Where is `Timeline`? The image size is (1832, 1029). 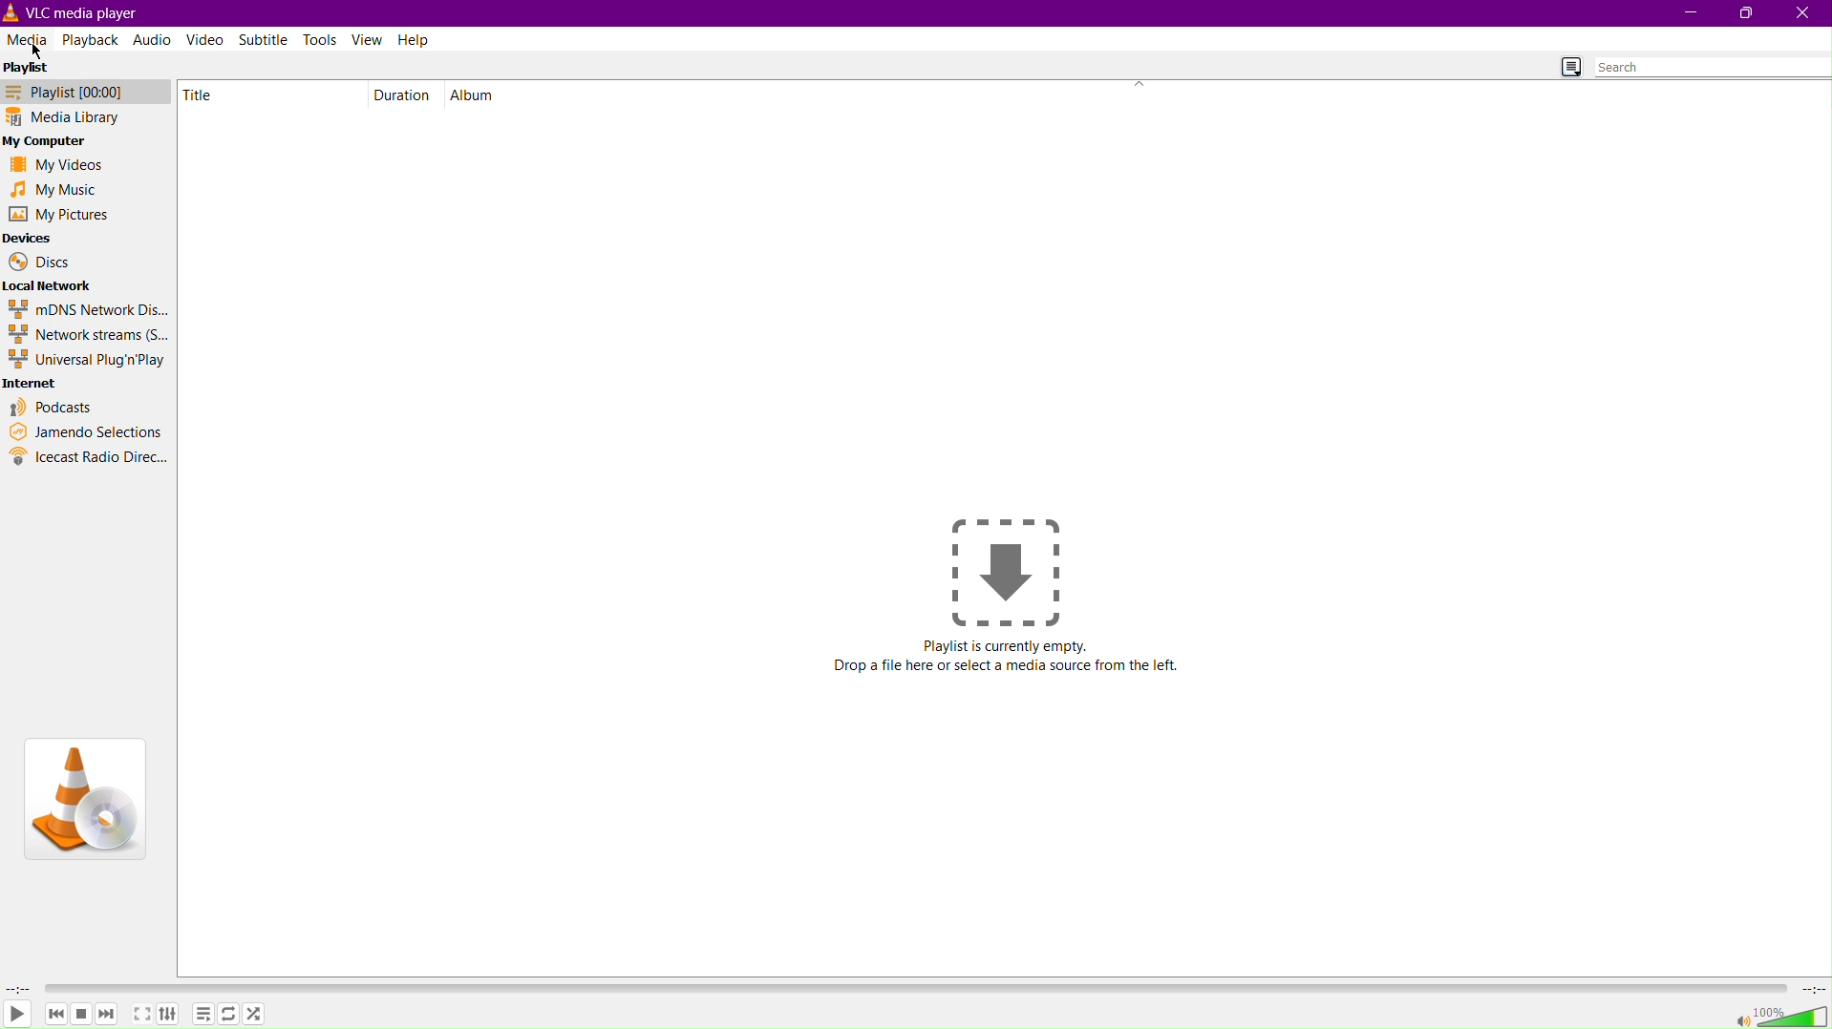 Timeline is located at coordinates (912, 988).